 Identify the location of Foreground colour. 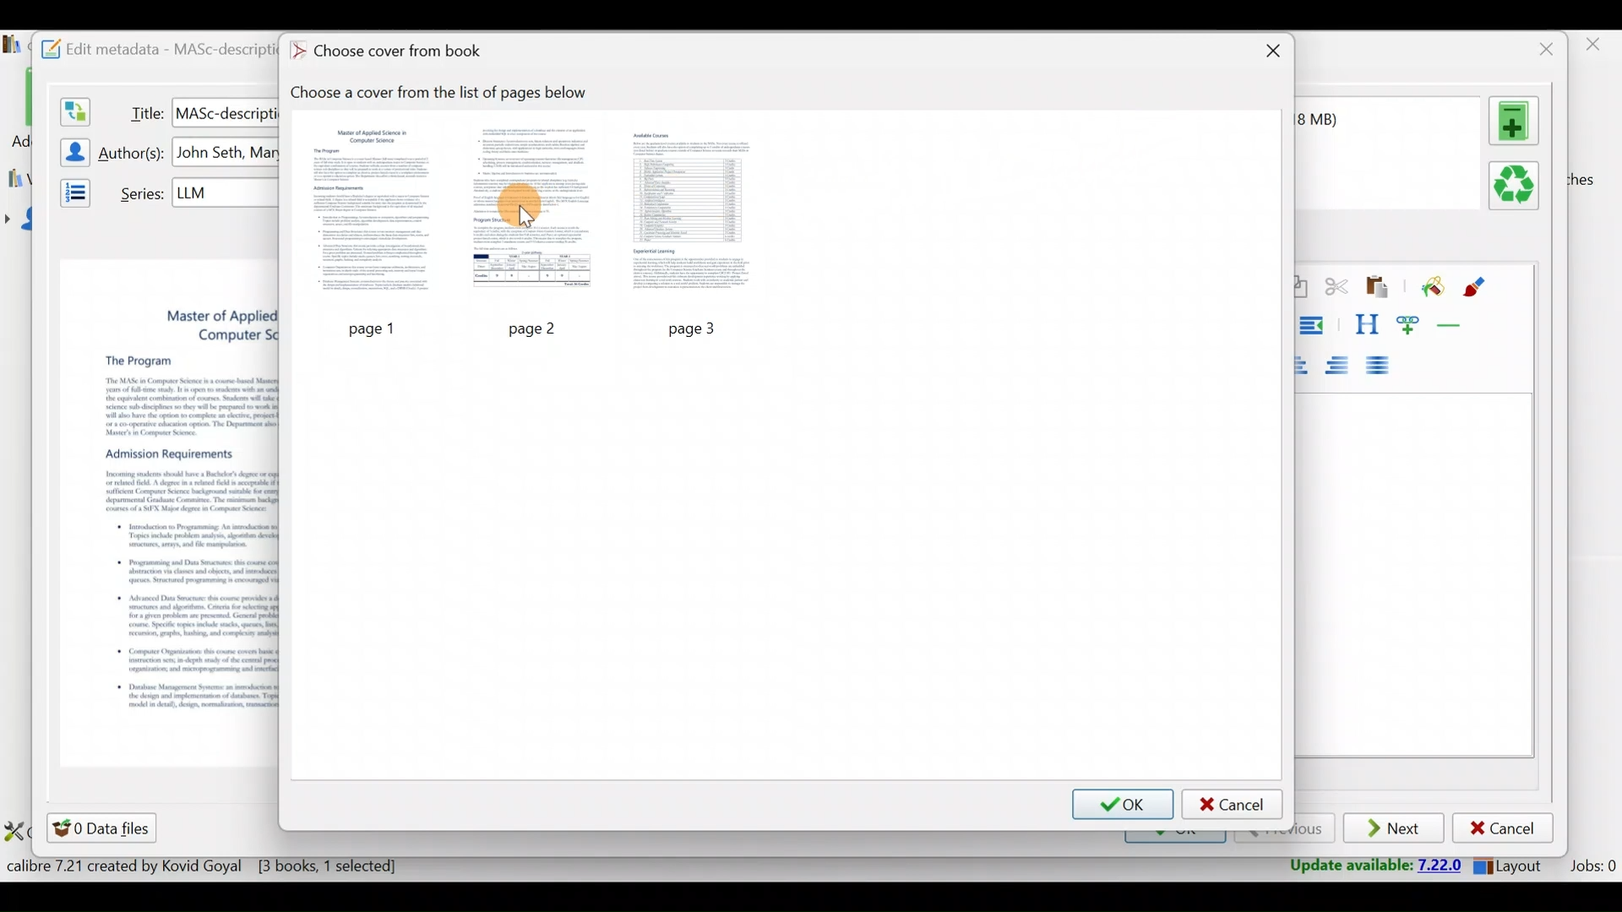
(1477, 287).